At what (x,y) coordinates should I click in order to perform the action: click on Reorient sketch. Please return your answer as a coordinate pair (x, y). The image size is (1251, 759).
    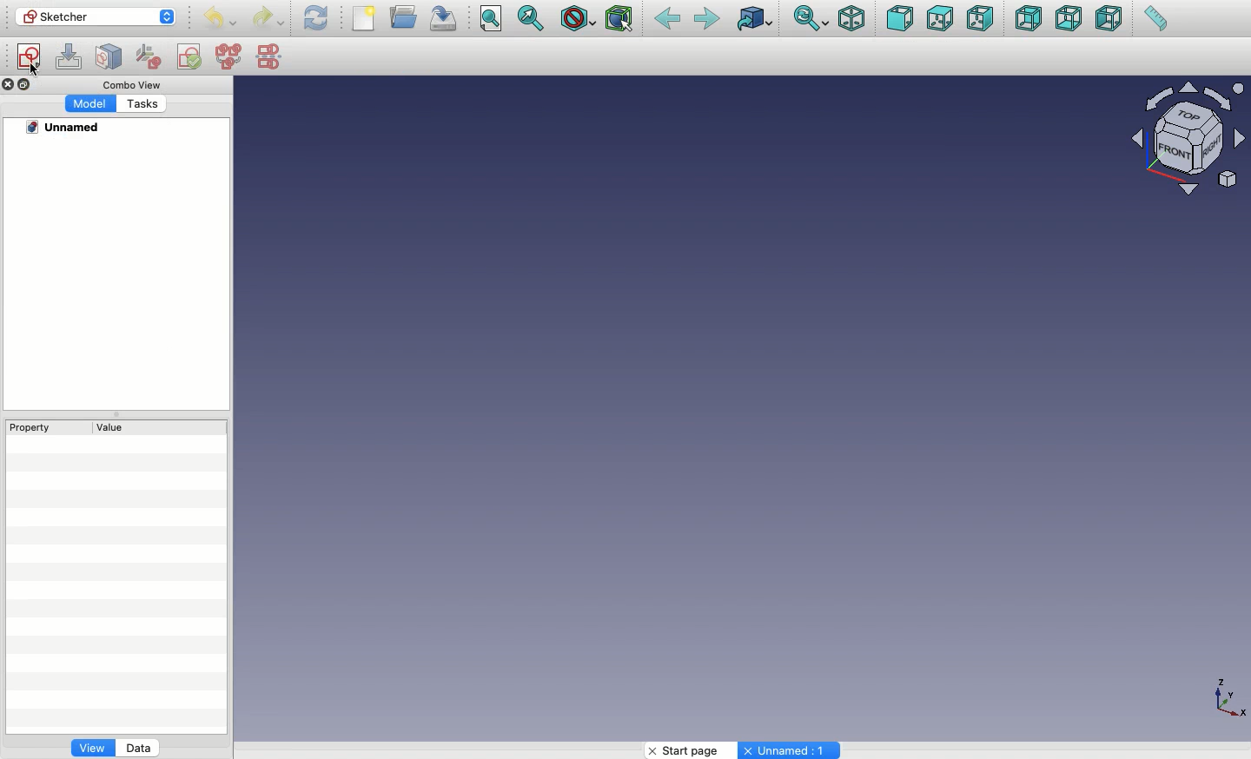
    Looking at the image, I should click on (150, 55).